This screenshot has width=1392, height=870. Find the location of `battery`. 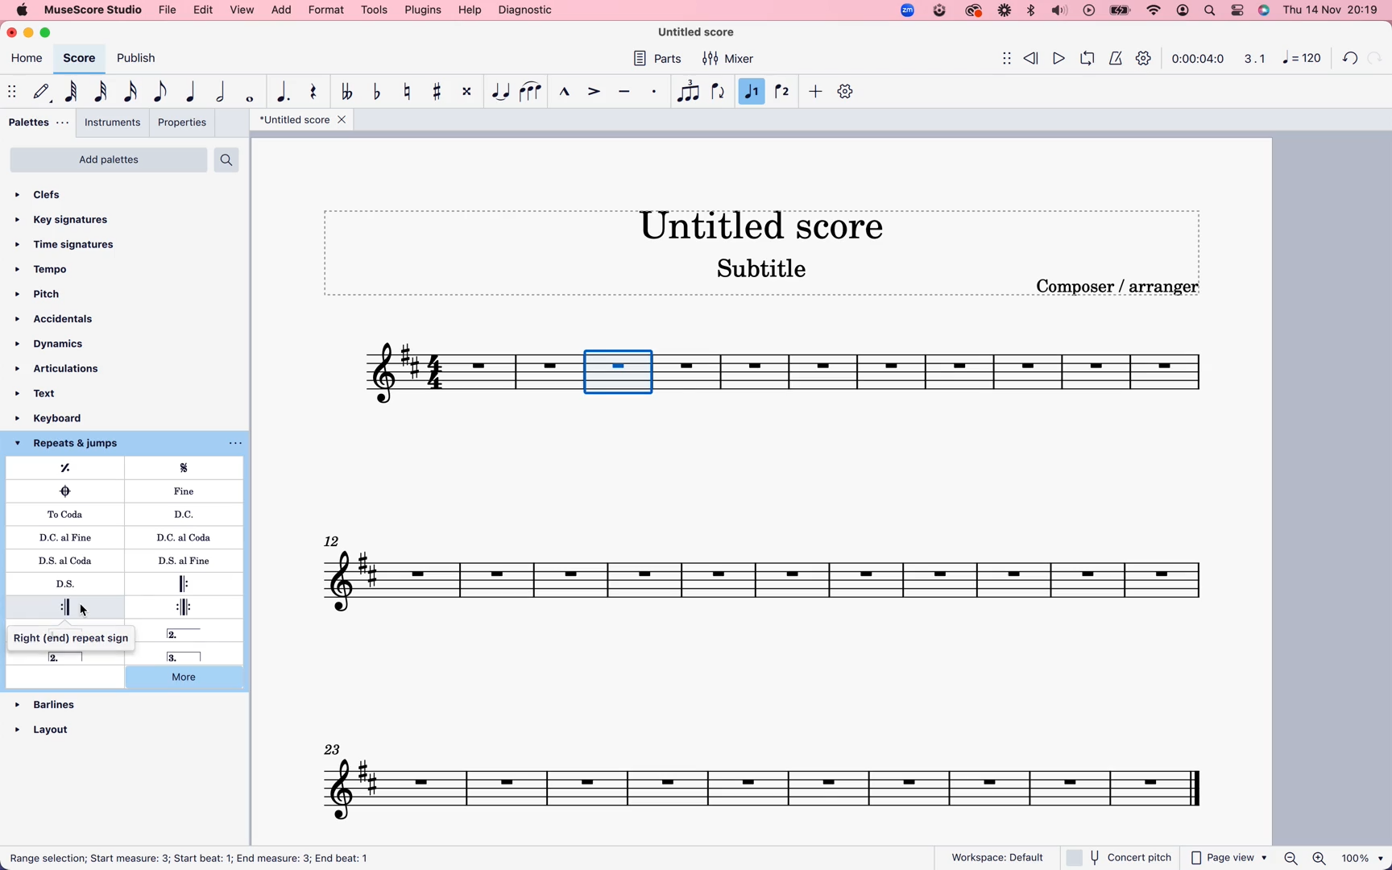

battery is located at coordinates (1120, 11).